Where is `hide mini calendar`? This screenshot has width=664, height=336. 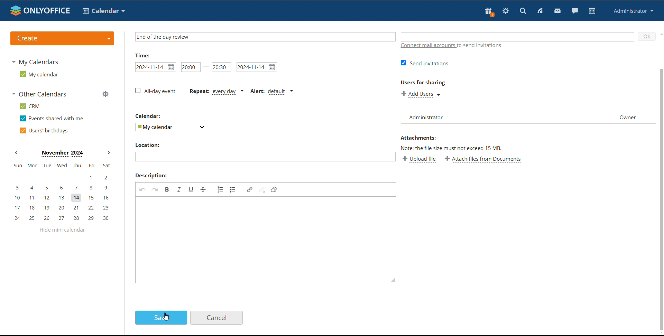
hide mini calendar is located at coordinates (62, 230).